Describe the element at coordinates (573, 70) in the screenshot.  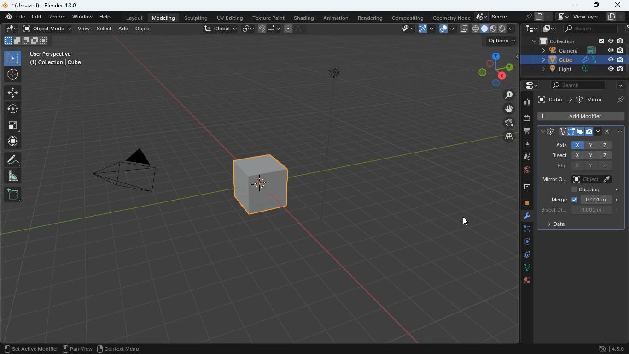
I see `light` at that location.